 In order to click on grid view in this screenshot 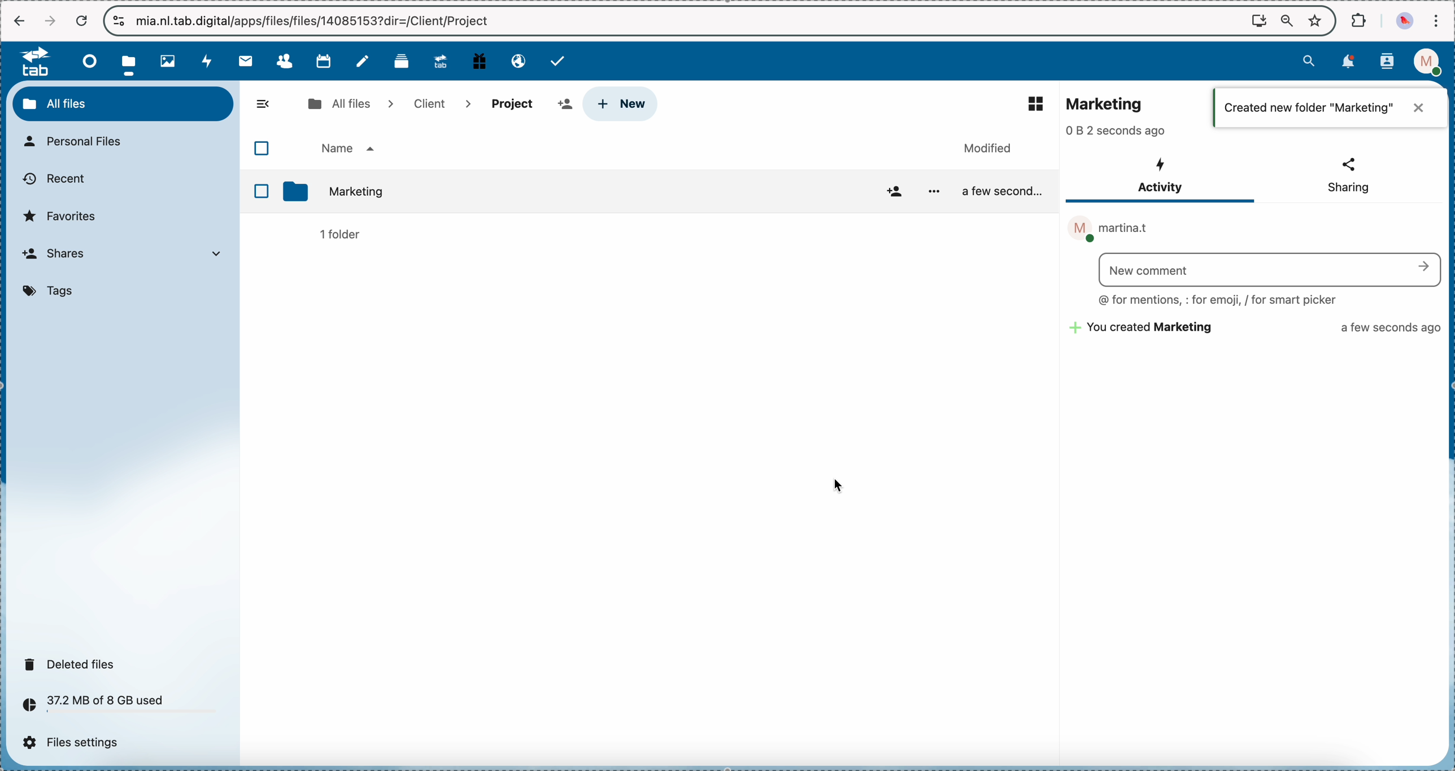, I will do `click(1031, 104)`.